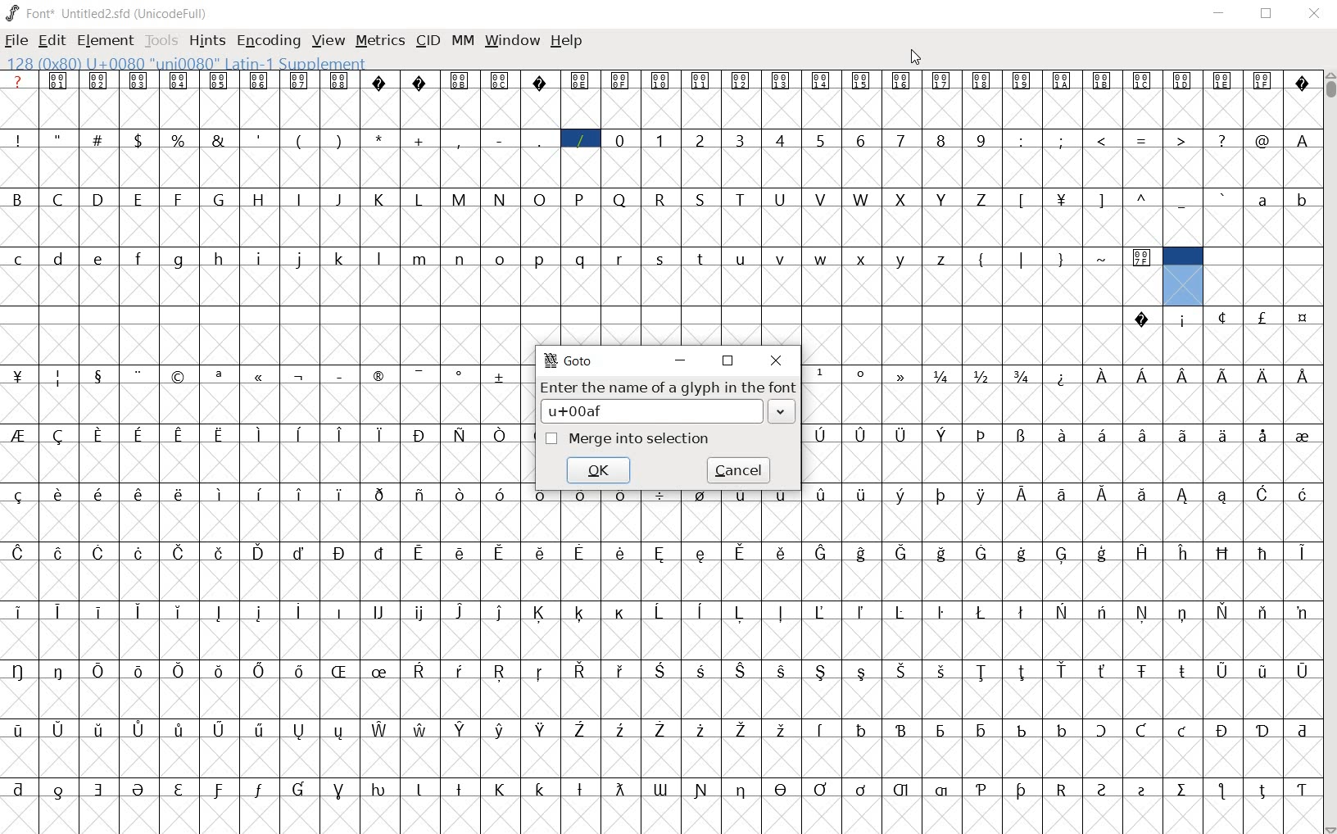 This screenshot has width=1337, height=834. I want to click on Symbol, so click(1263, 669).